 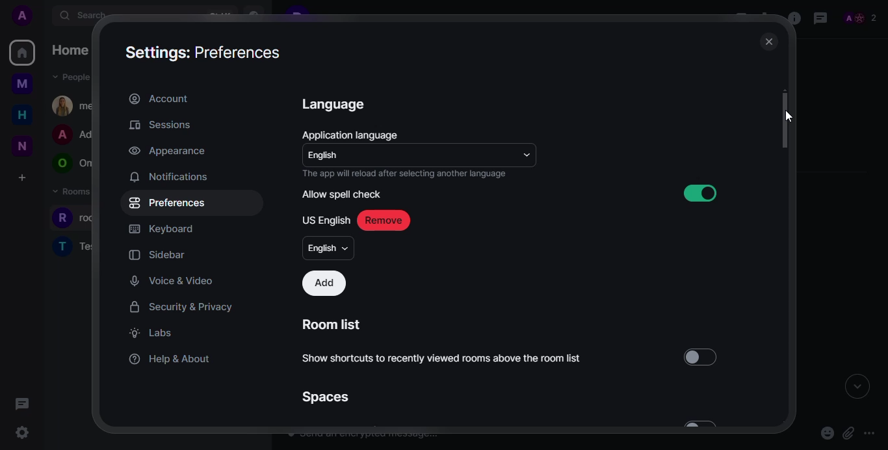 What do you see at coordinates (326, 156) in the screenshot?
I see `english` at bounding box center [326, 156].